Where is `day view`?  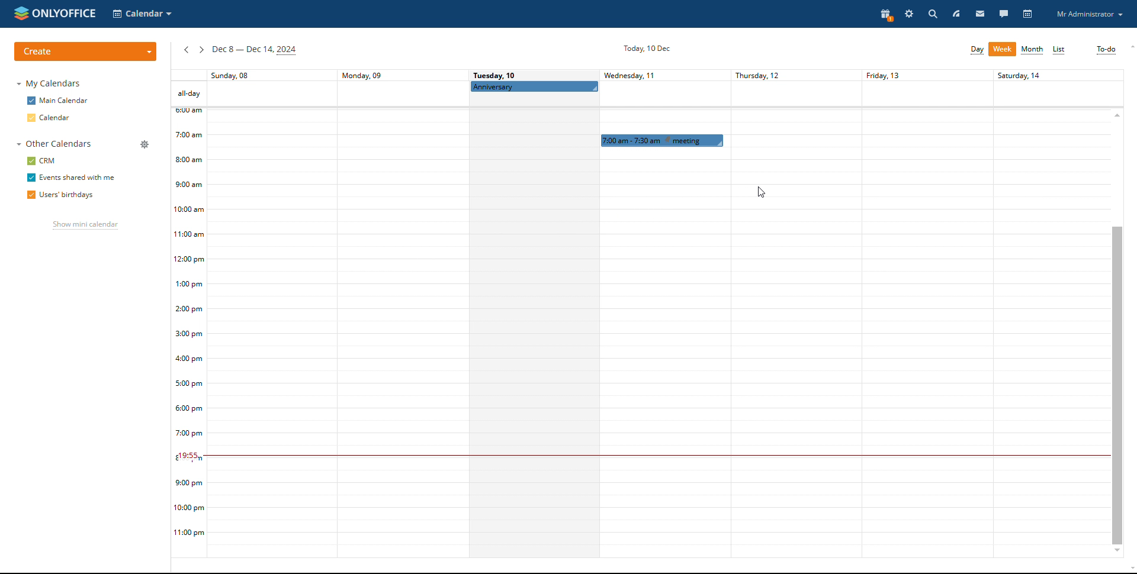 day view is located at coordinates (977, 50).